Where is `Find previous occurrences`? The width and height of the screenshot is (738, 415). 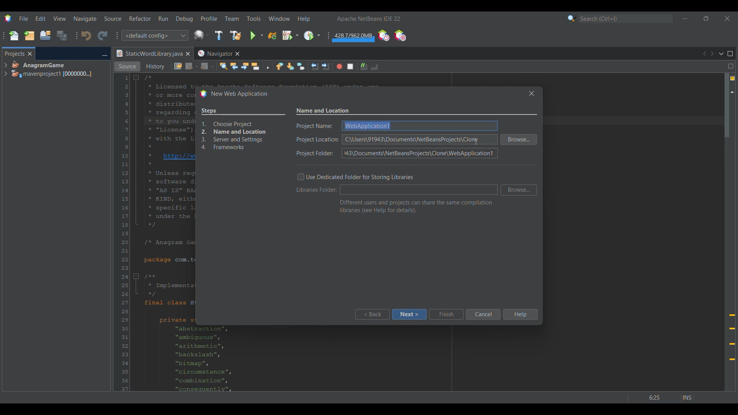 Find previous occurrences is located at coordinates (234, 66).